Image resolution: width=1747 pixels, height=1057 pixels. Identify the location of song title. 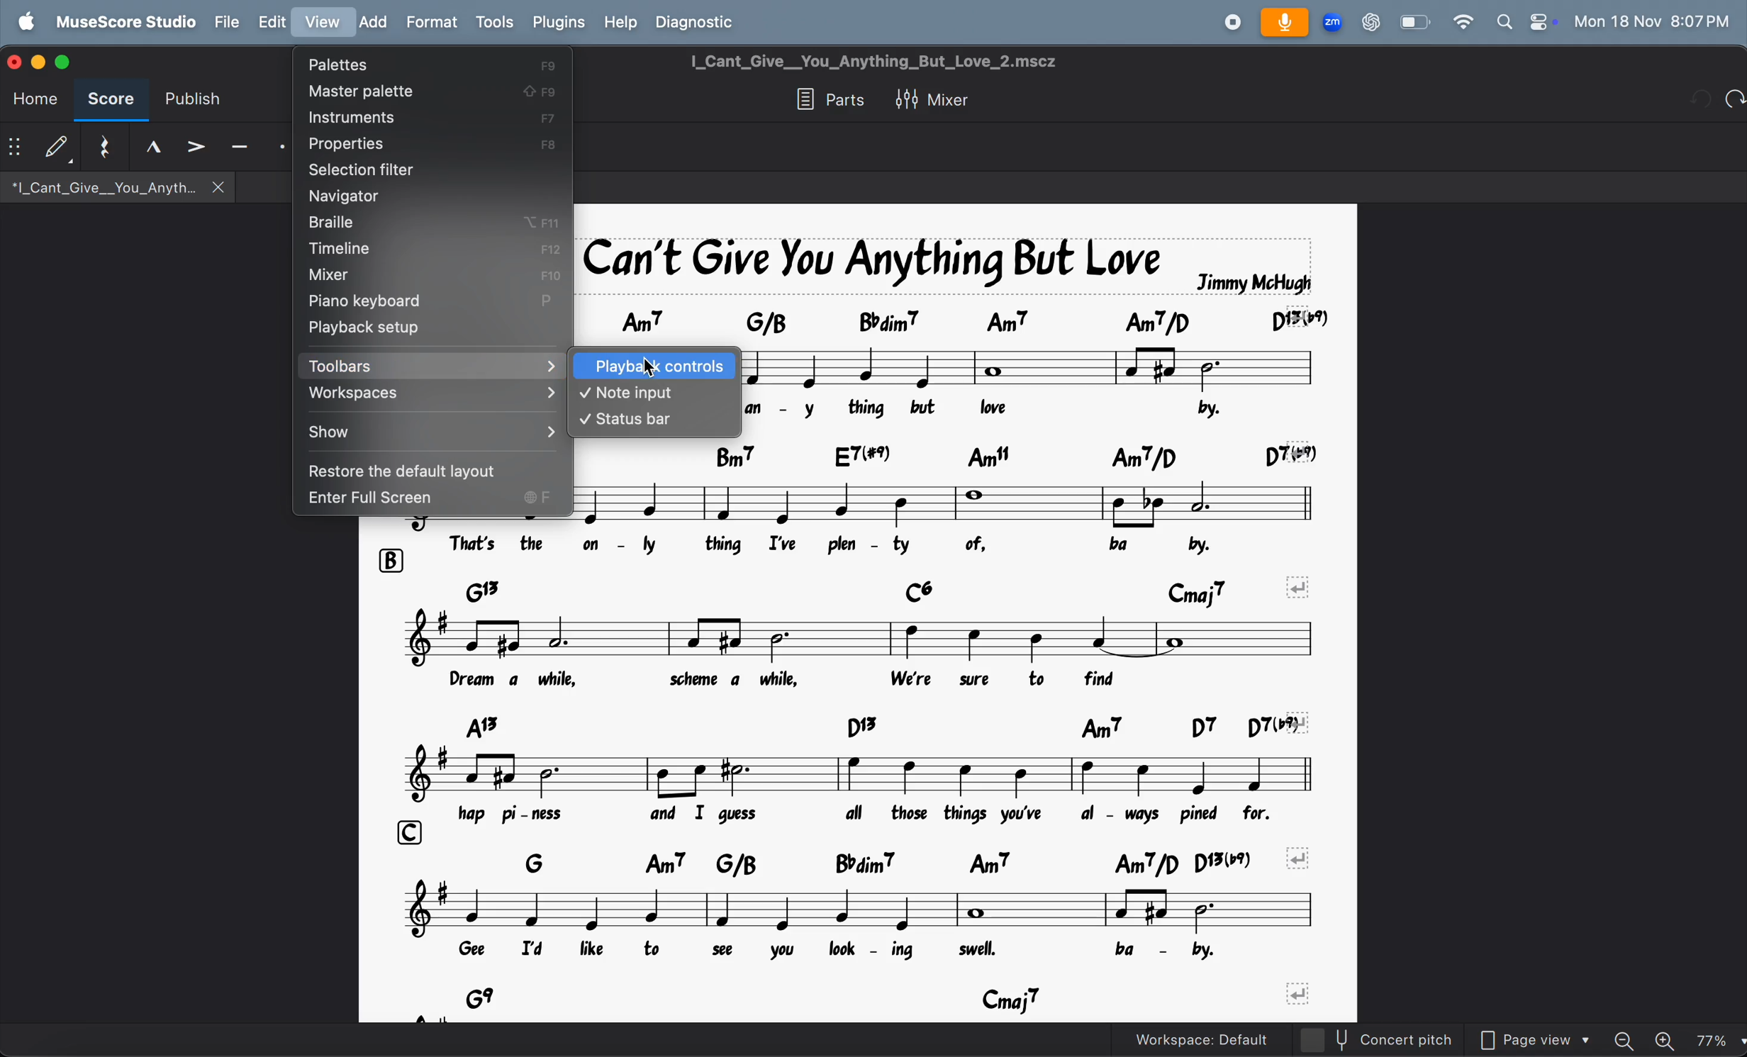
(949, 265).